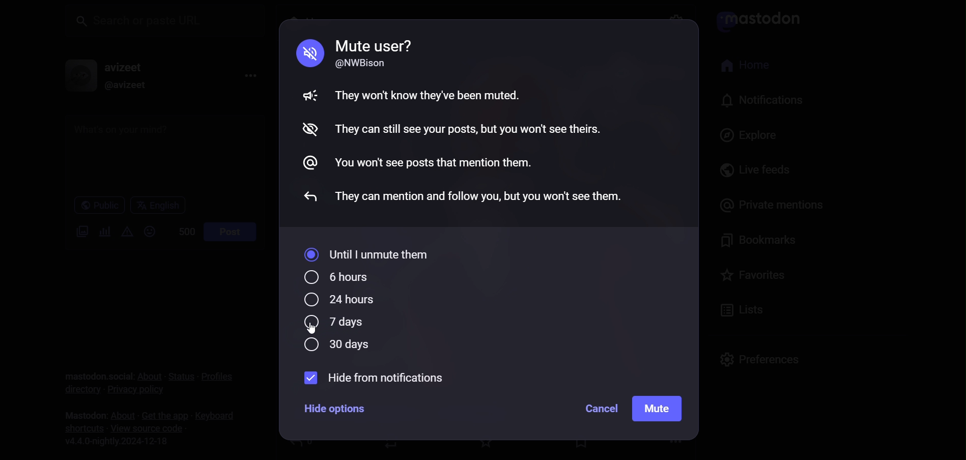 The width and height of the screenshot is (966, 460). I want to click on mute, so click(659, 409).